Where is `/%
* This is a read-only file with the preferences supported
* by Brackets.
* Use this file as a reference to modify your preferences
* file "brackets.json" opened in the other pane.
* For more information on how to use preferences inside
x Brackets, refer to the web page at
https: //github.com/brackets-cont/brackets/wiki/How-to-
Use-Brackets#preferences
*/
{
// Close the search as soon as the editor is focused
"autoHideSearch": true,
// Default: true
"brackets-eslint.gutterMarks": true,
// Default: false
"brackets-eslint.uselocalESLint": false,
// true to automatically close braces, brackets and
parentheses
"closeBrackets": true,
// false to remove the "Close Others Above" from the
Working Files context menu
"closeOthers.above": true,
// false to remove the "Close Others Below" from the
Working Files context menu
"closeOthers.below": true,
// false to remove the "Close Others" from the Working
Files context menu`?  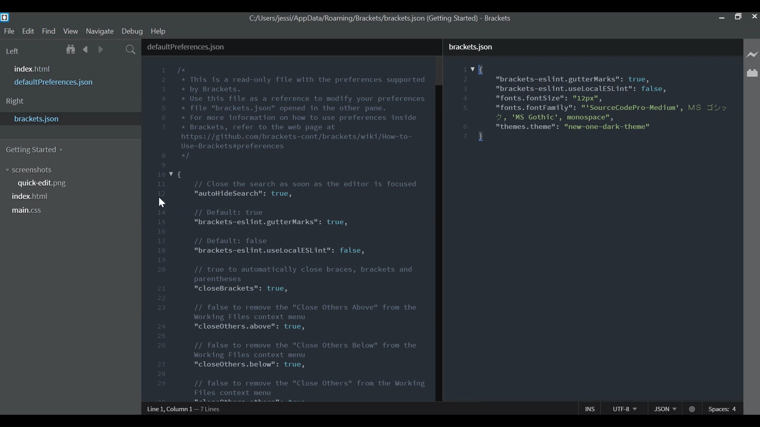
/%
* This is a read-only file with the preferences supported
* by Brackets.
* Use this file as a reference to modify your preferences
* file "brackets.json" opened in the other pane.
* For more information on how to use preferences inside
x Brackets, refer to the web page at
https: //github.com/brackets-cont/brackets/wiki/How-to-
Use-Brackets#preferences
*/
{
// Close the search as soon as the editor is focused
"autoHideSearch": true,
// Default: true
"brackets-eslint.gutterMarks": true,
// Default: false
"brackets-eslint.uselocalESLint": false,
// true to automatically close braces, brackets and
parentheses
"closeBrackets": true,
// false to remove the "Close Others Above" from the
Working Files context menu
"closeOthers.above": true,
// false to remove the "Close Others Below" from the
Working Files context menu
"closeOthers.below": true,
// false to remove the "Close Others" from the Working
Files context menu is located at coordinates (303, 232).